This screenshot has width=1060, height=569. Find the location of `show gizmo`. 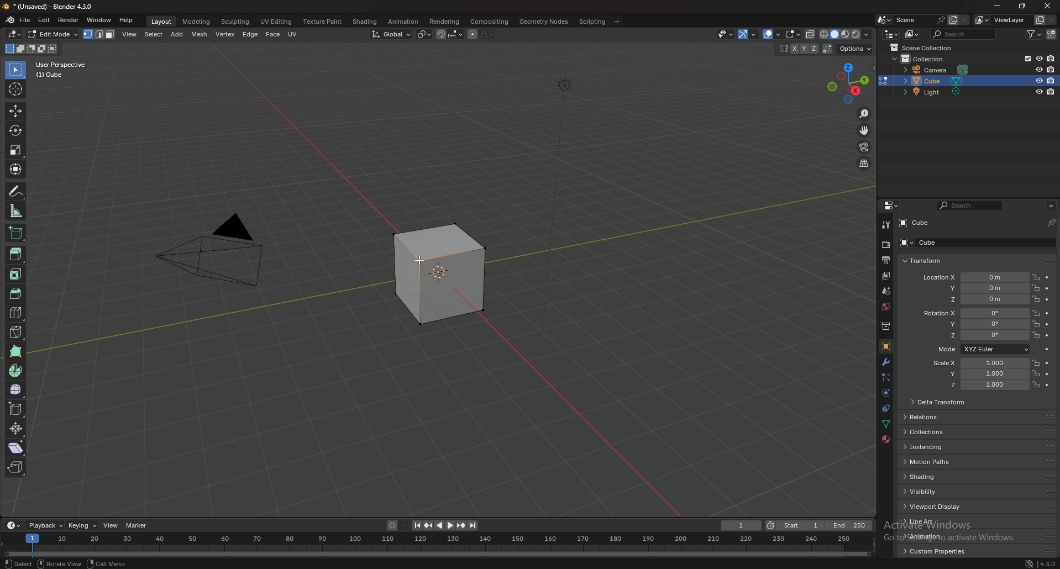

show gizmo is located at coordinates (766, 35).